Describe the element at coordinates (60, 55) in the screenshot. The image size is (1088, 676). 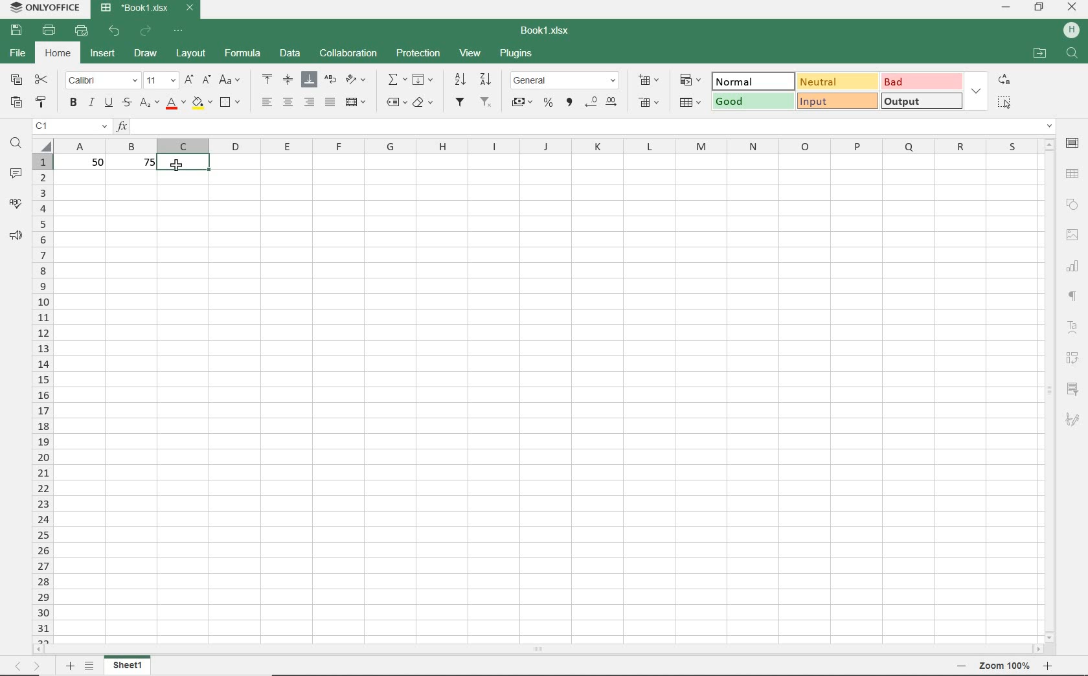
I see `home` at that location.